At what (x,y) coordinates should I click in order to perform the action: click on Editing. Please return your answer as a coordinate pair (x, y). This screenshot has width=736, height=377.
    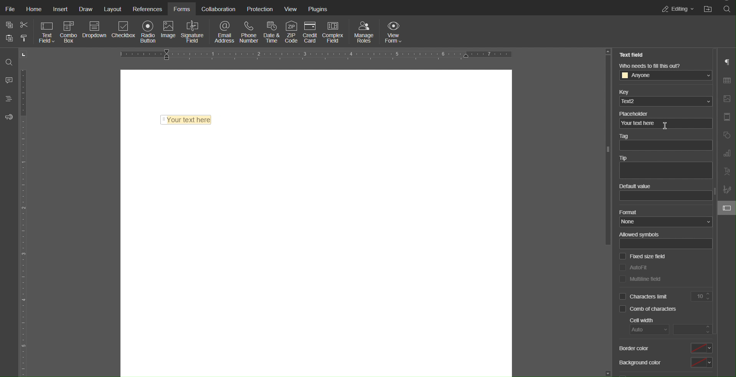
    Looking at the image, I should click on (678, 8).